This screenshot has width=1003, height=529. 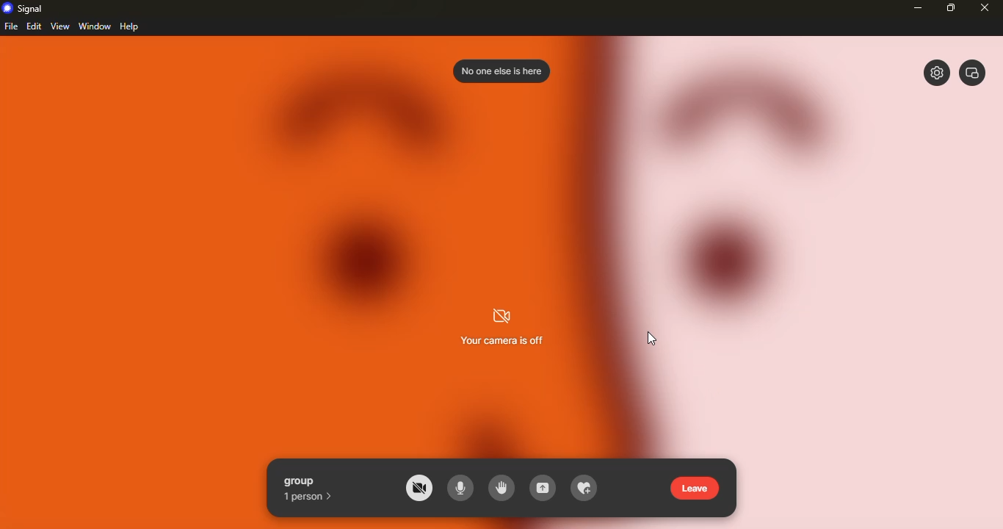 What do you see at coordinates (584, 489) in the screenshot?
I see `add to favorite` at bounding box center [584, 489].